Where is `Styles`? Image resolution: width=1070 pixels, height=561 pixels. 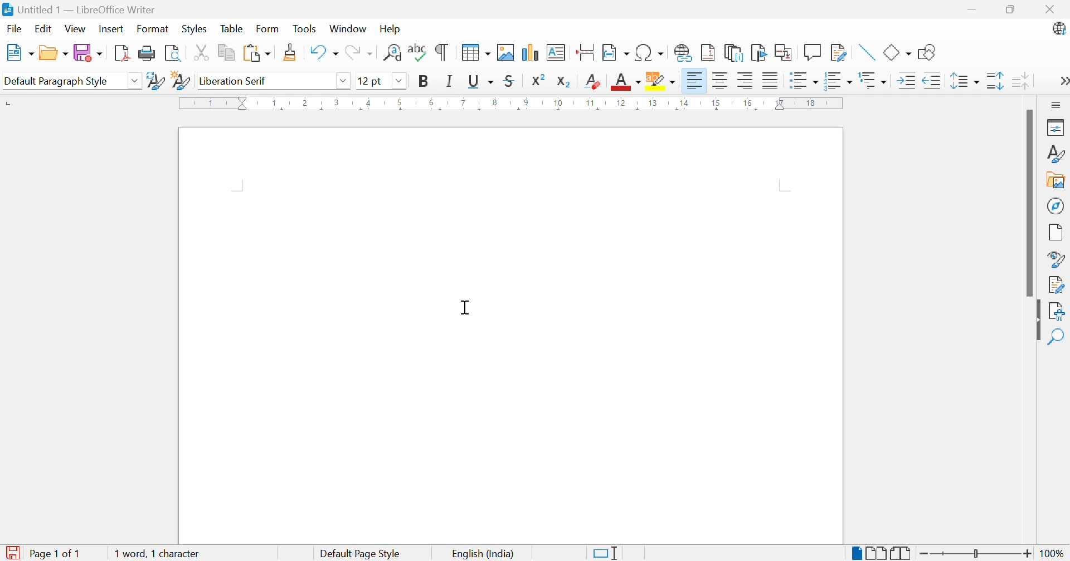 Styles is located at coordinates (193, 30).